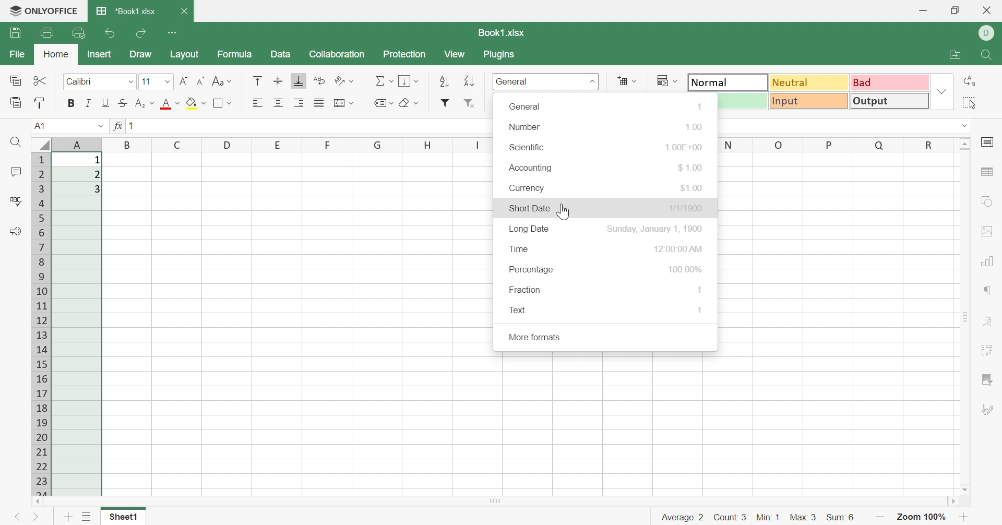 This screenshot has width=1002, height=525. What do you see at coordinates (143, 32) in the screenshot?
I see `Redo` at bounding box center [143, 32].